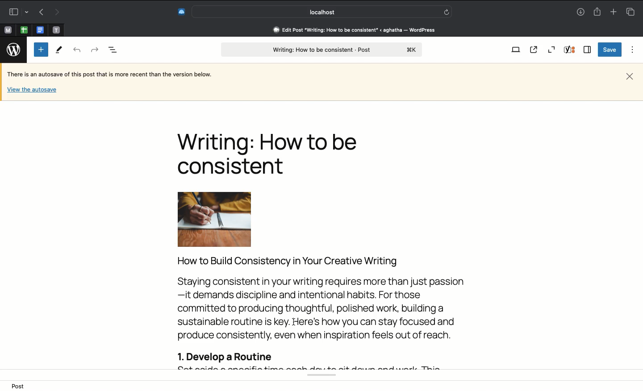  I want to click on Previous page, so click(40, 12).